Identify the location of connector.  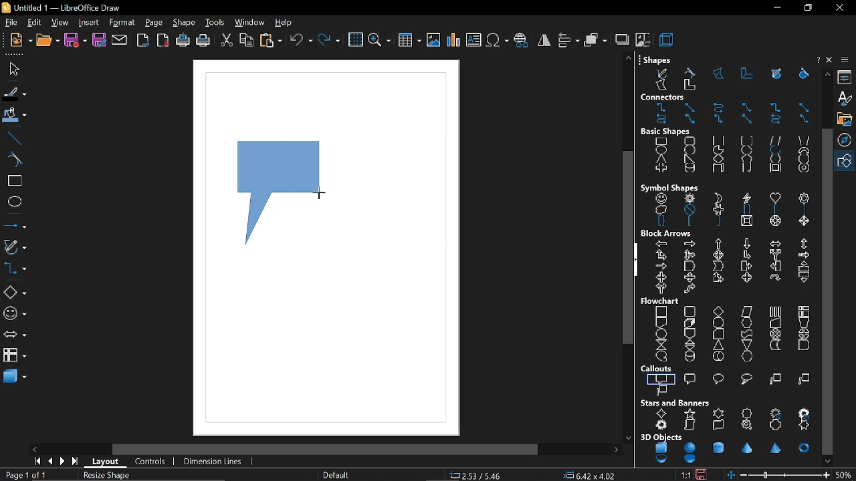
(776, 108).